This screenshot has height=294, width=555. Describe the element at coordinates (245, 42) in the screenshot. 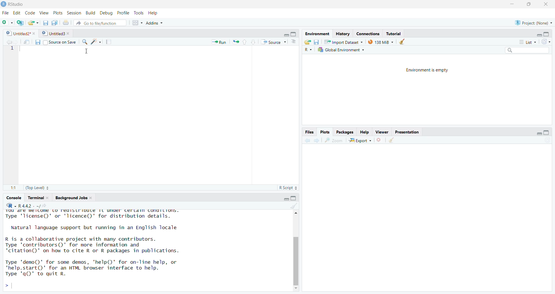

I see `up` at that location.